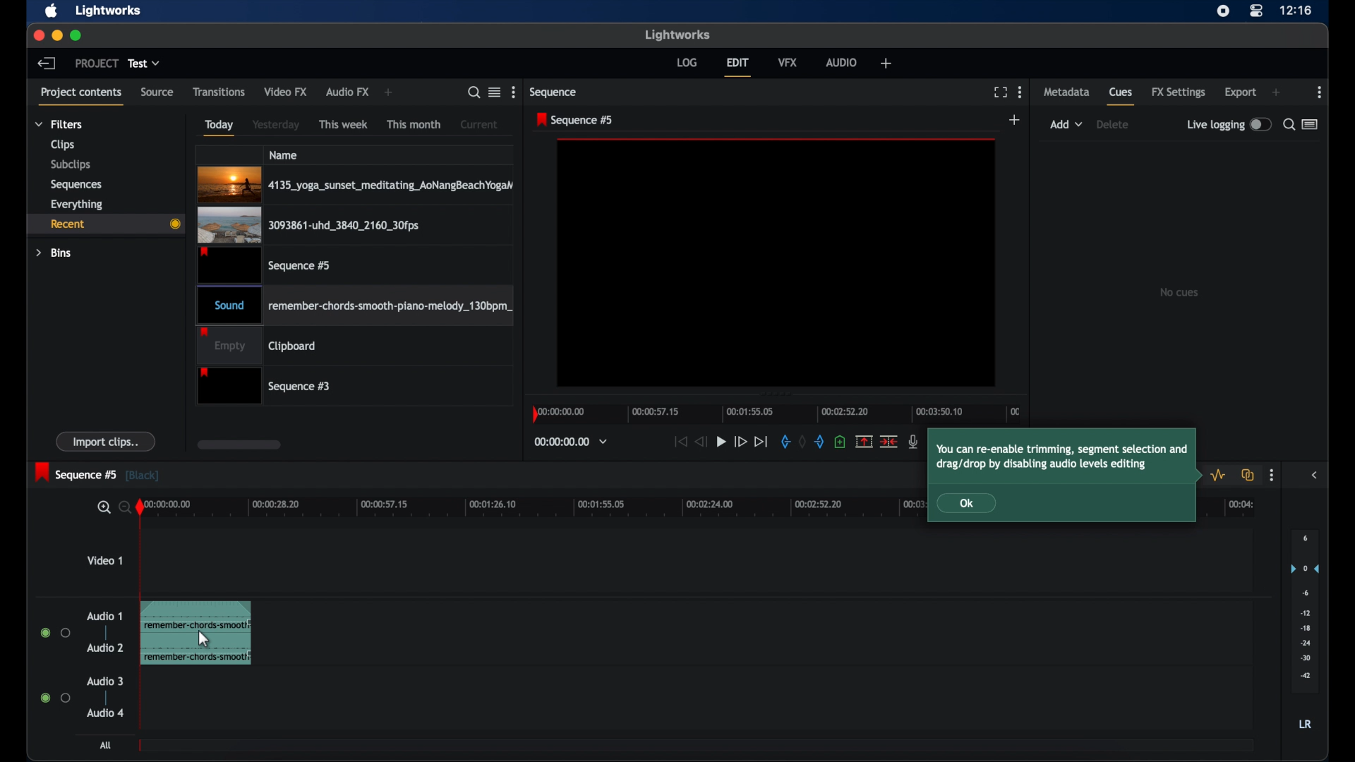 The image size is (1355, 762). Describe the element at coordinates (145, 64) in the screenshot. I see `test` at that location.